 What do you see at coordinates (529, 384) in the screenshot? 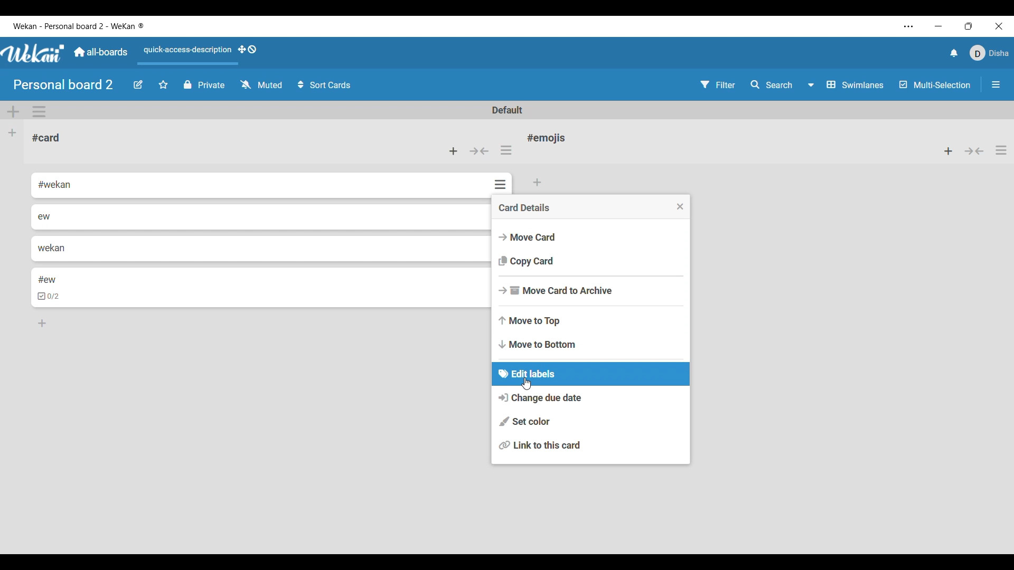
I see `cursor` at bounding box center [529, 384].